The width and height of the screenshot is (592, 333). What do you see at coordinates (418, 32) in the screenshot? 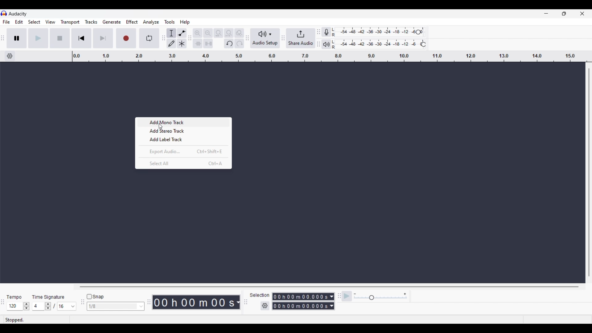
I see `Change recording level` at bounding box center [418, 32].